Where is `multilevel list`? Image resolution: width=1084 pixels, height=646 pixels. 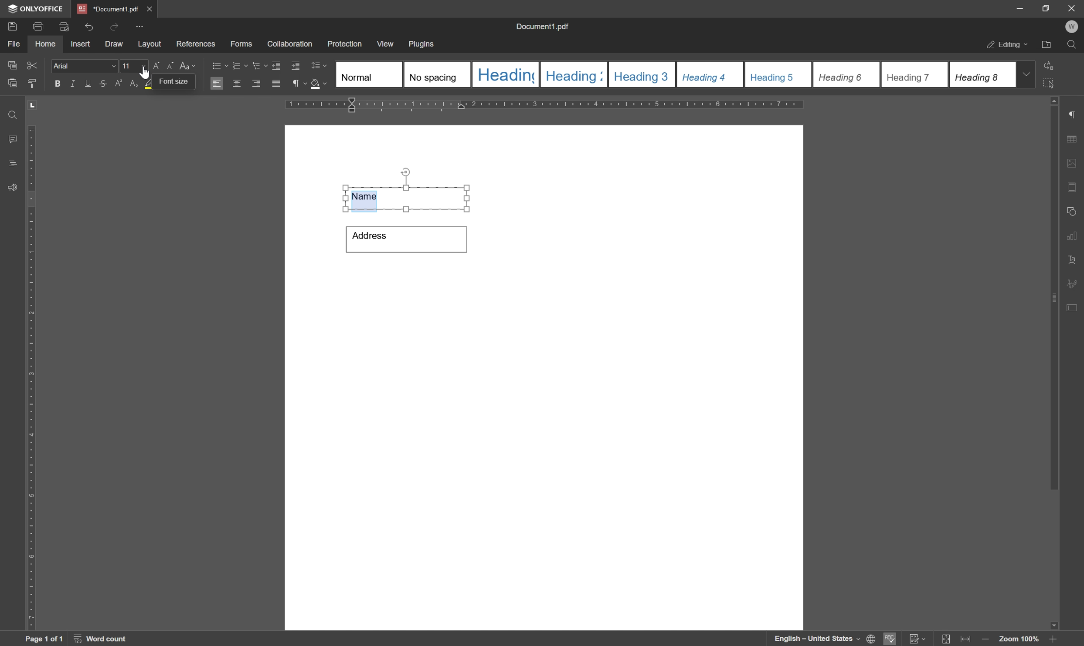 multilevel list is located at coordinates (259, 66).